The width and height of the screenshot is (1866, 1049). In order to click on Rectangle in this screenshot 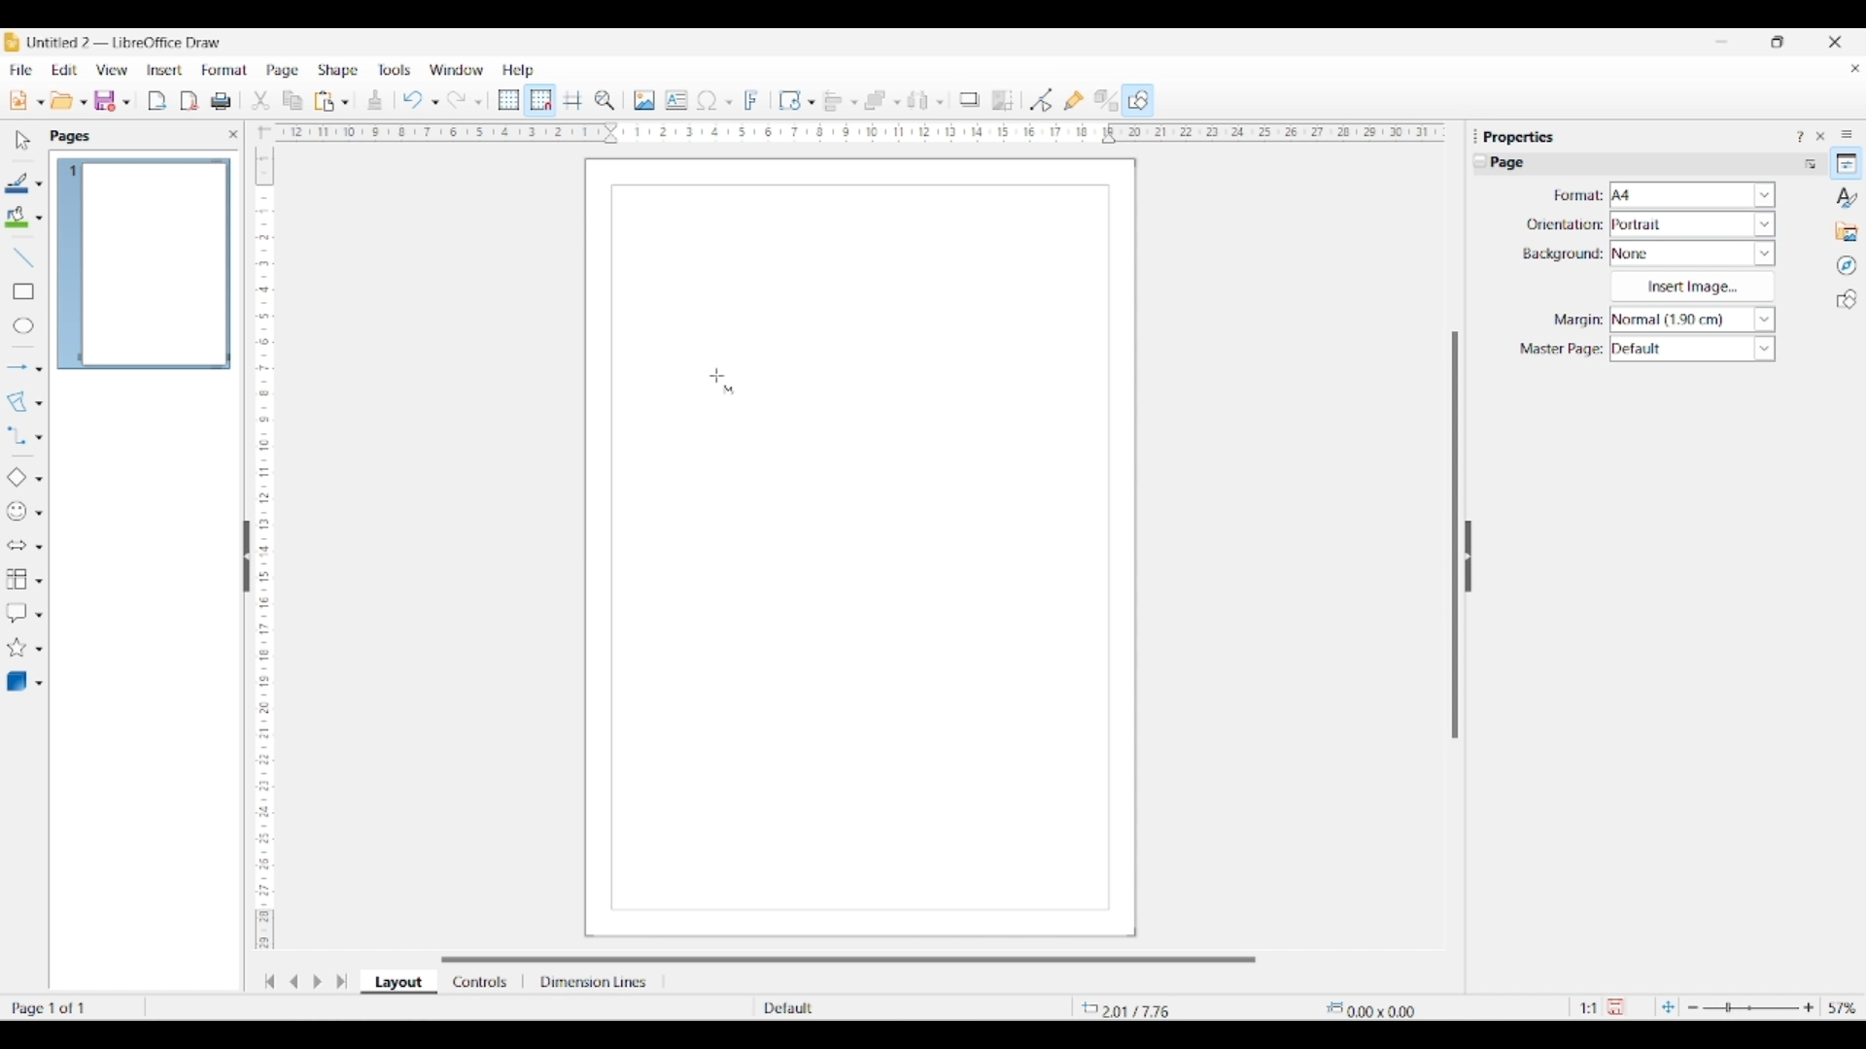, I will do `click(23, 291)`.